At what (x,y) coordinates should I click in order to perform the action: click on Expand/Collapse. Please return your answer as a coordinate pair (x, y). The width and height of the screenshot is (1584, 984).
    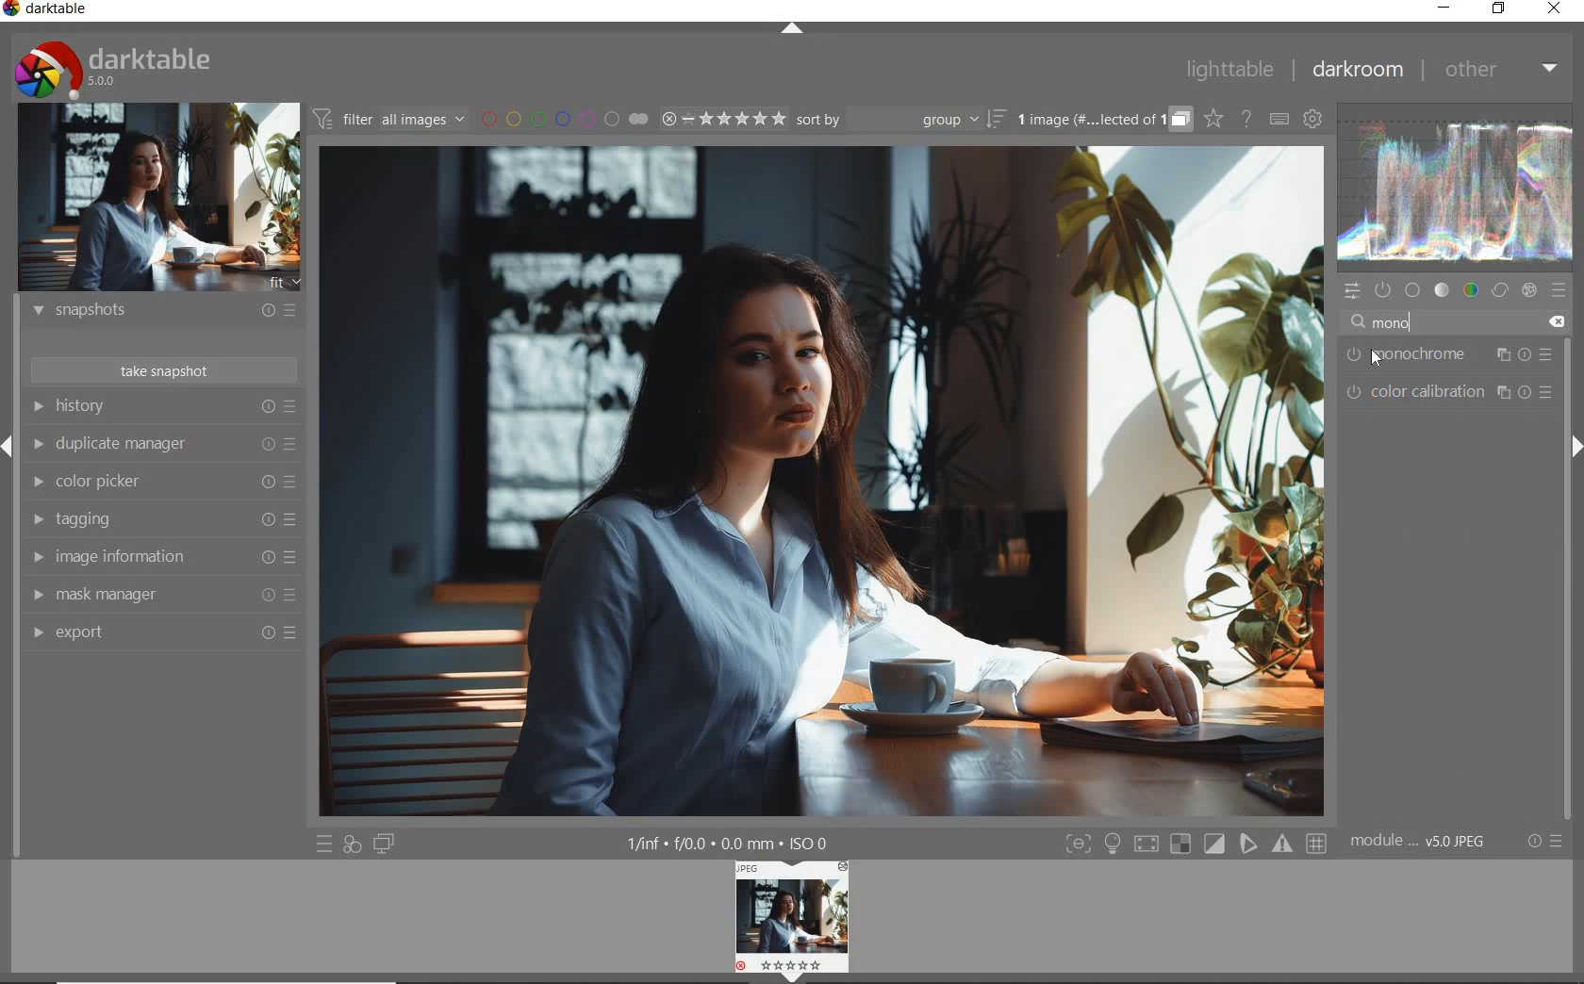
    Looking at the image, I should click on (9, 444).